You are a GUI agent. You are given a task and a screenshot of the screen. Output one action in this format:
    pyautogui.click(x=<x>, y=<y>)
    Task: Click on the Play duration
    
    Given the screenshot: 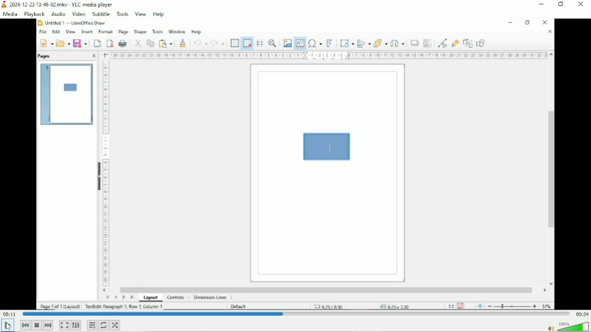 What is the action you would take?
    pyautogui.click(x=296, y=314)
    